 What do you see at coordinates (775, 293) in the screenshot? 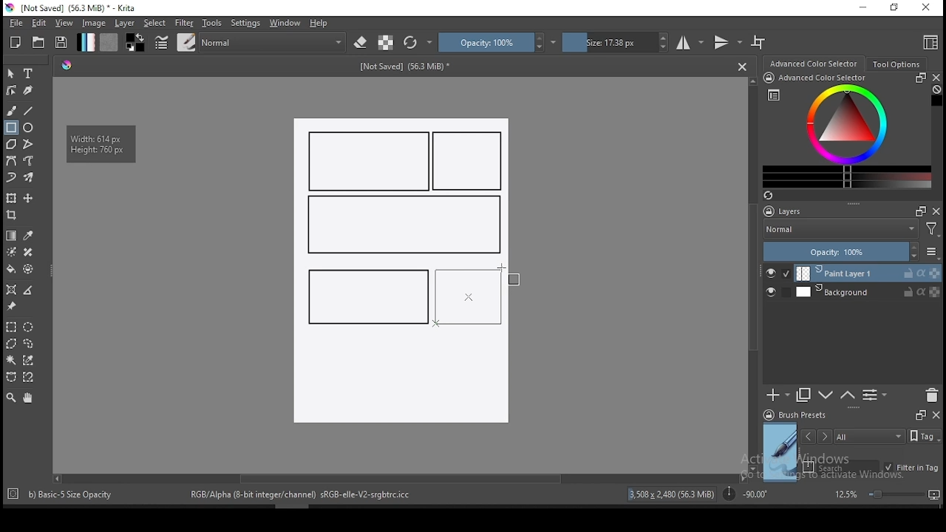
I see `layer visibility on/off` at bounding box center [775, 293].